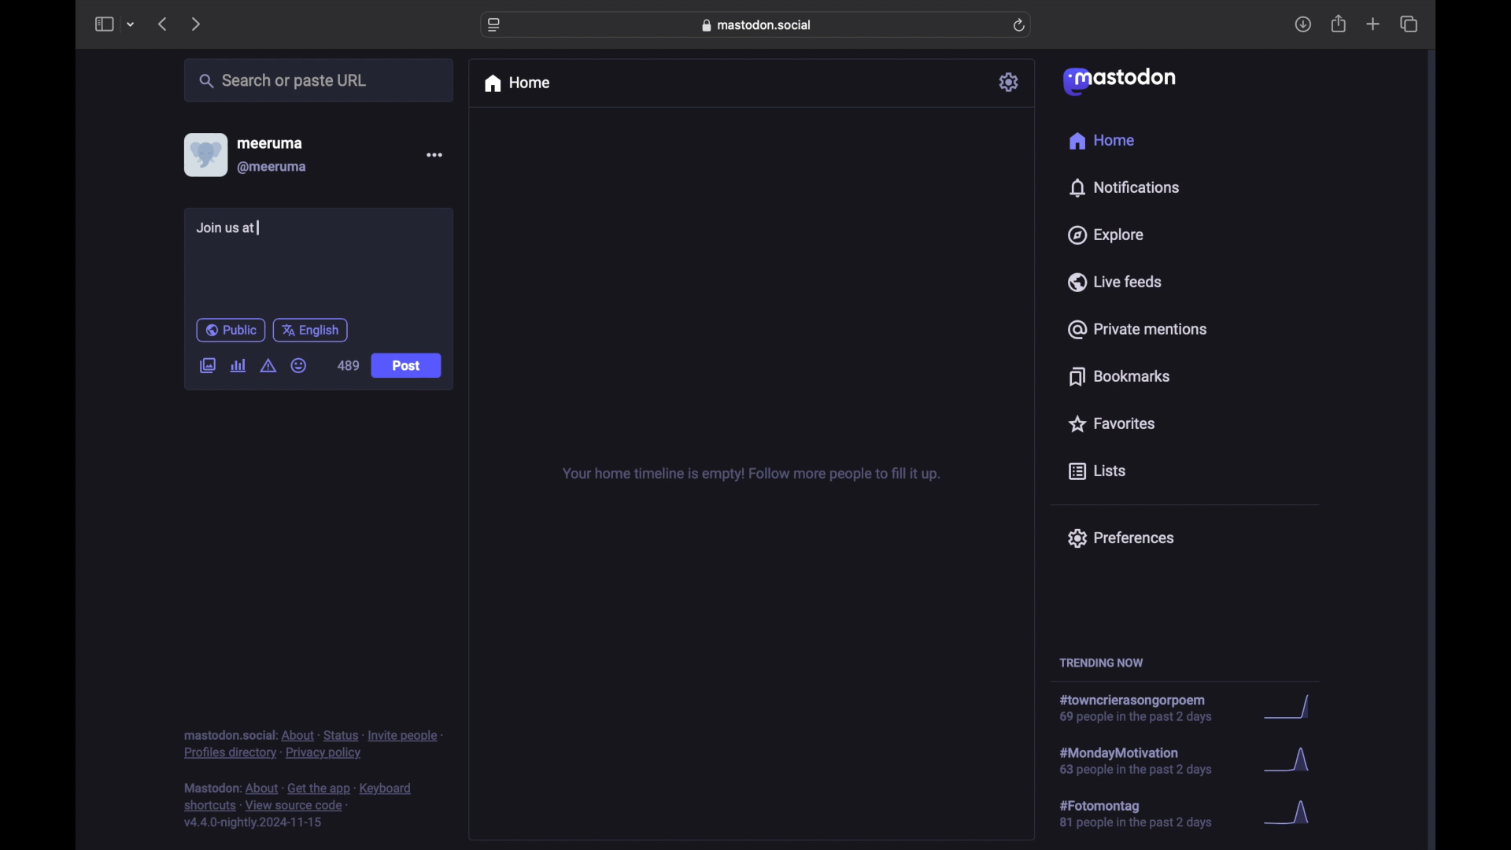 The height and width of the screenshot is (850, 1511). Describe the element at coordinates (1147, 815) in the screenshot. I see `hashtag trend` at that location.